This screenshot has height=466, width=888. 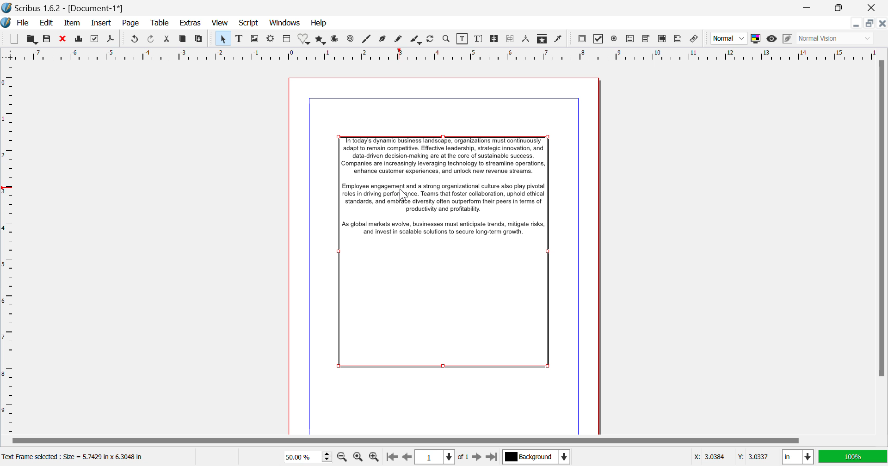 What do you see at coordinates (462, 39) in the screenshot?
I see `Edit Content in Frames` at bounding box center [462, 39].